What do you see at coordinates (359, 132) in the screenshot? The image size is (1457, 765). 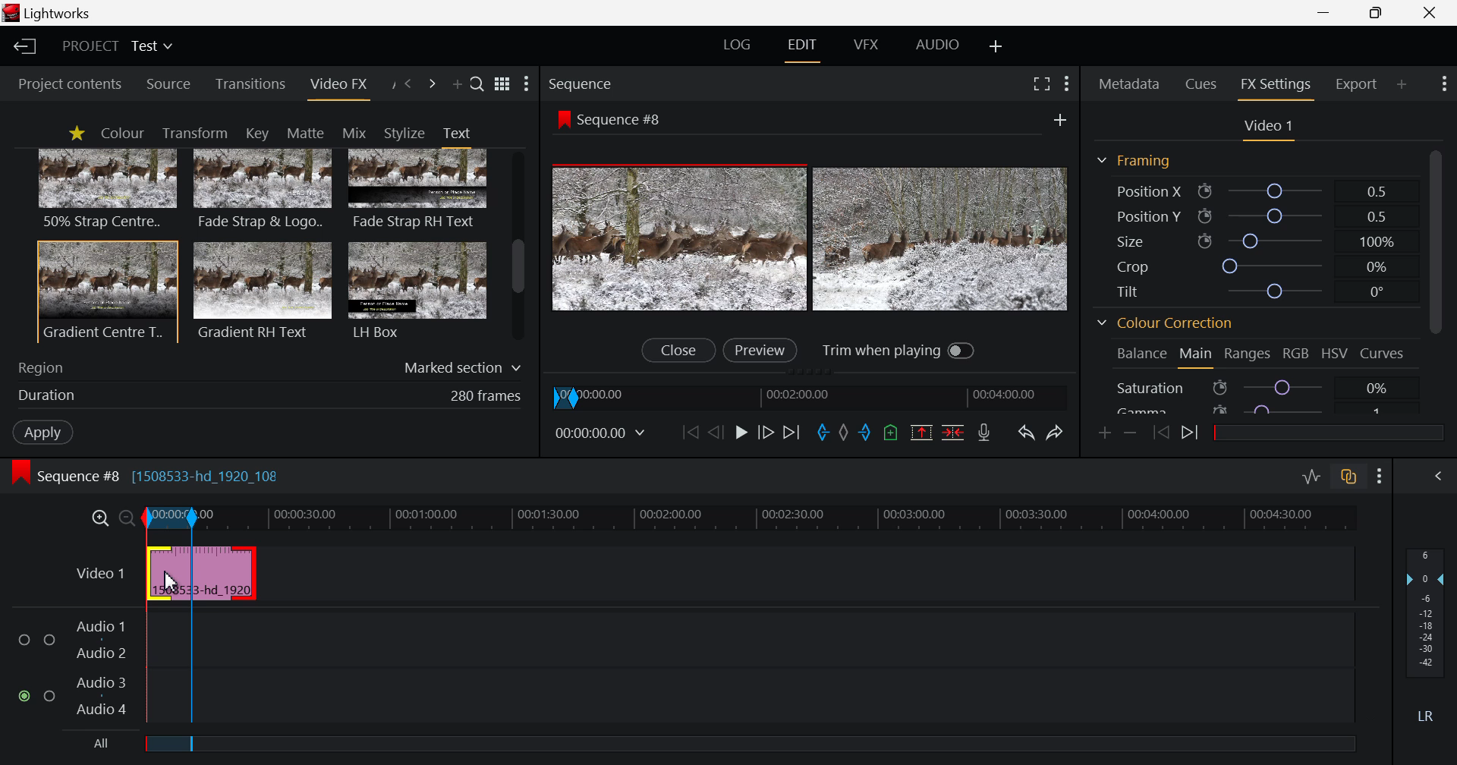 I see `Mix` at bounding box center [359, 132].